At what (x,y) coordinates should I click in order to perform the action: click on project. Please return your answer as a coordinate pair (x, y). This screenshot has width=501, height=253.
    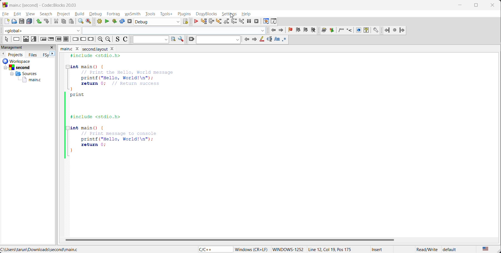
    Looking at the image, I should click on (64, 14).